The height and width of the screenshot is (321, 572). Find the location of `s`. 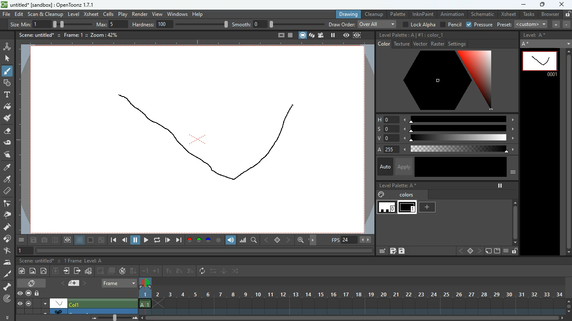

s is located at coordinates (446, 129).